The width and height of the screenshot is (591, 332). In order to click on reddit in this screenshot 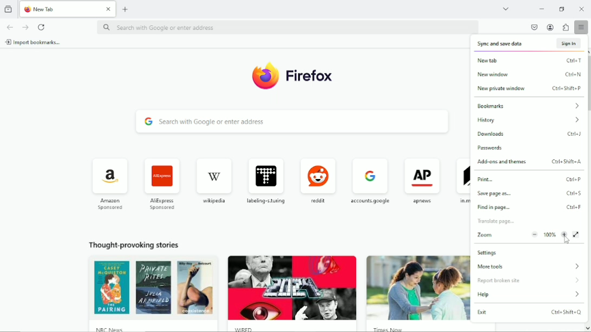, I will do `click(319, 178)`.